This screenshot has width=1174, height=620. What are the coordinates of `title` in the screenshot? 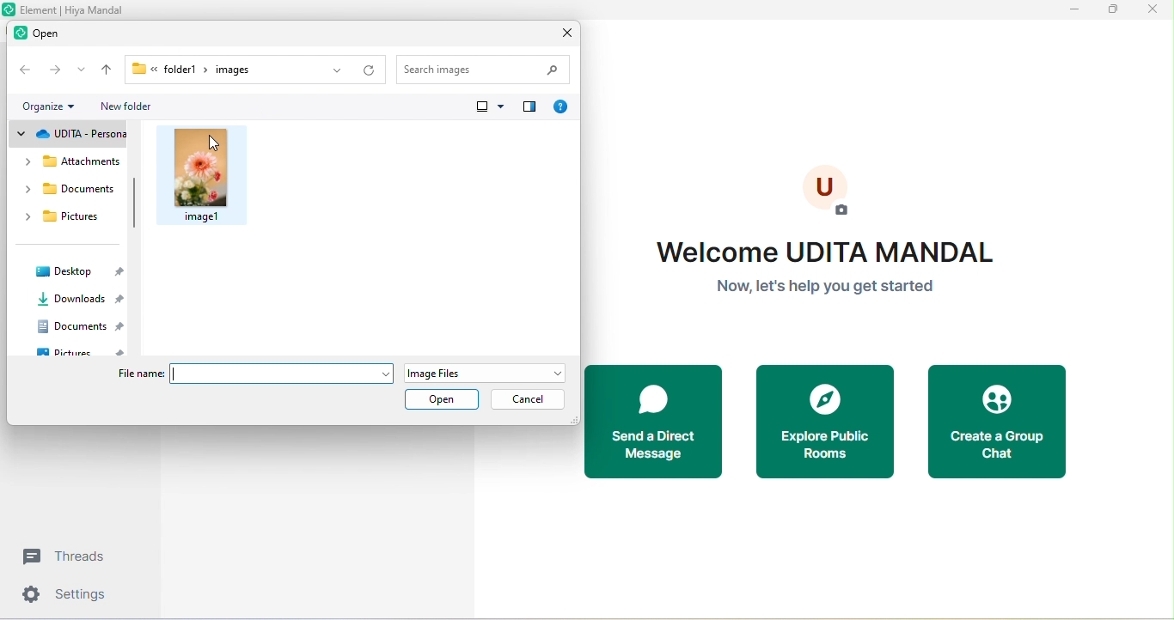 It's located at (67, 9).